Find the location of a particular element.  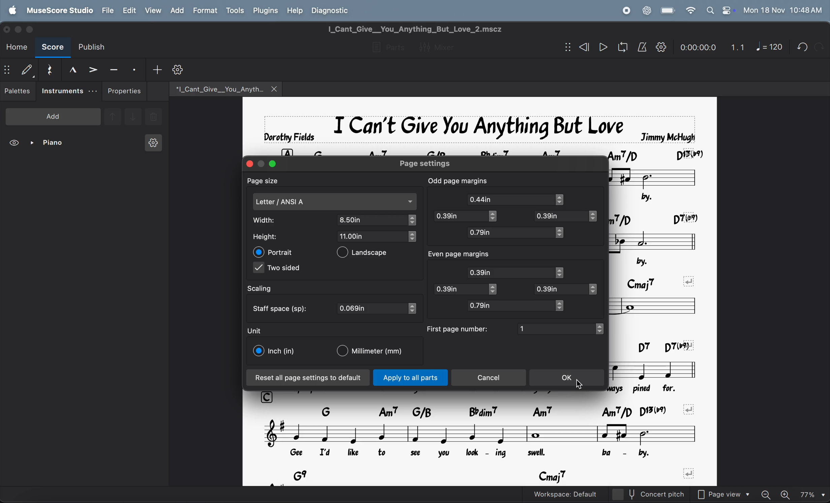

width is located at coordinates (272, 220).